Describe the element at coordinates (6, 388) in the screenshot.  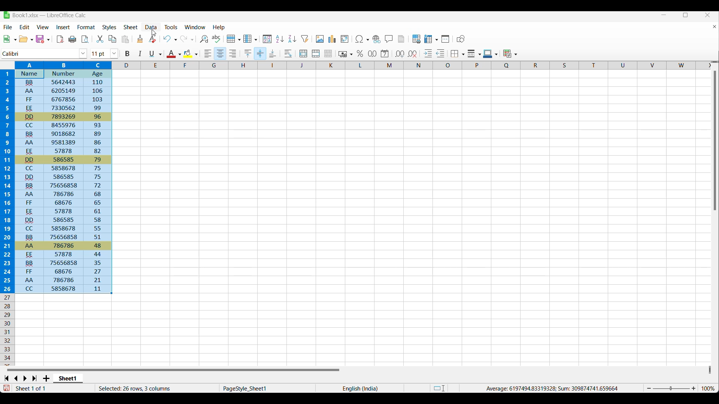
I see `Indicates modifications that require saving` at that location.